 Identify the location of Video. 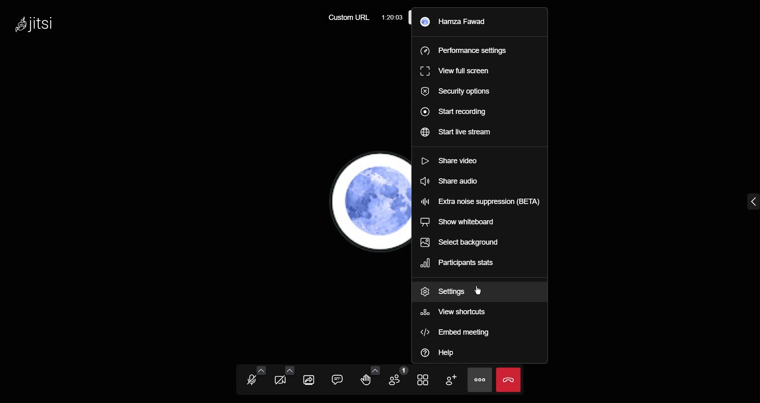
(279, 379).